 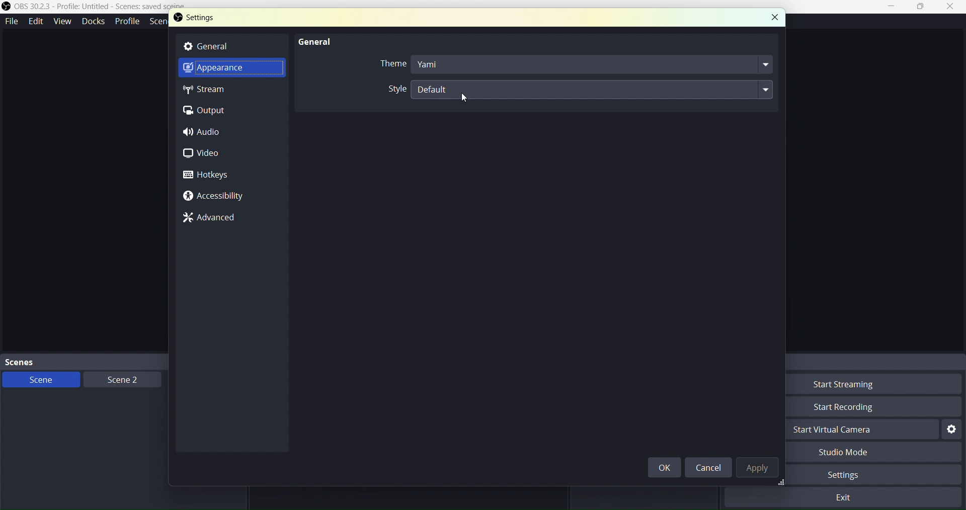 I want to click on Settings, so click(x=215, y=20).